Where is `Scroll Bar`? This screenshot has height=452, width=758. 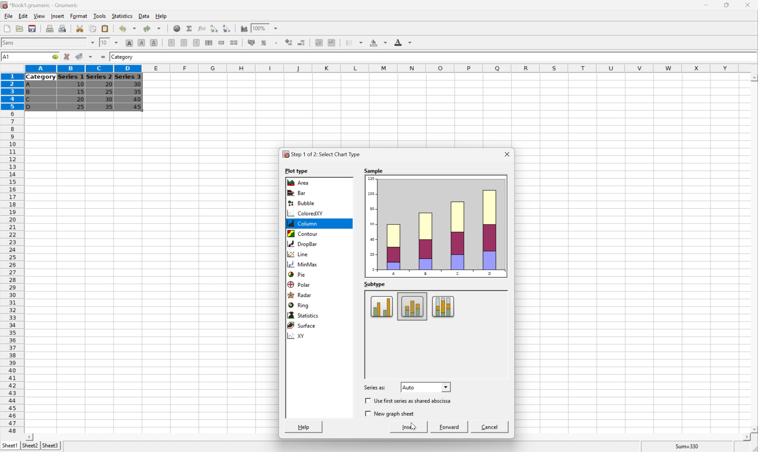 Scroll Bar is located at coordinates (504, 334).